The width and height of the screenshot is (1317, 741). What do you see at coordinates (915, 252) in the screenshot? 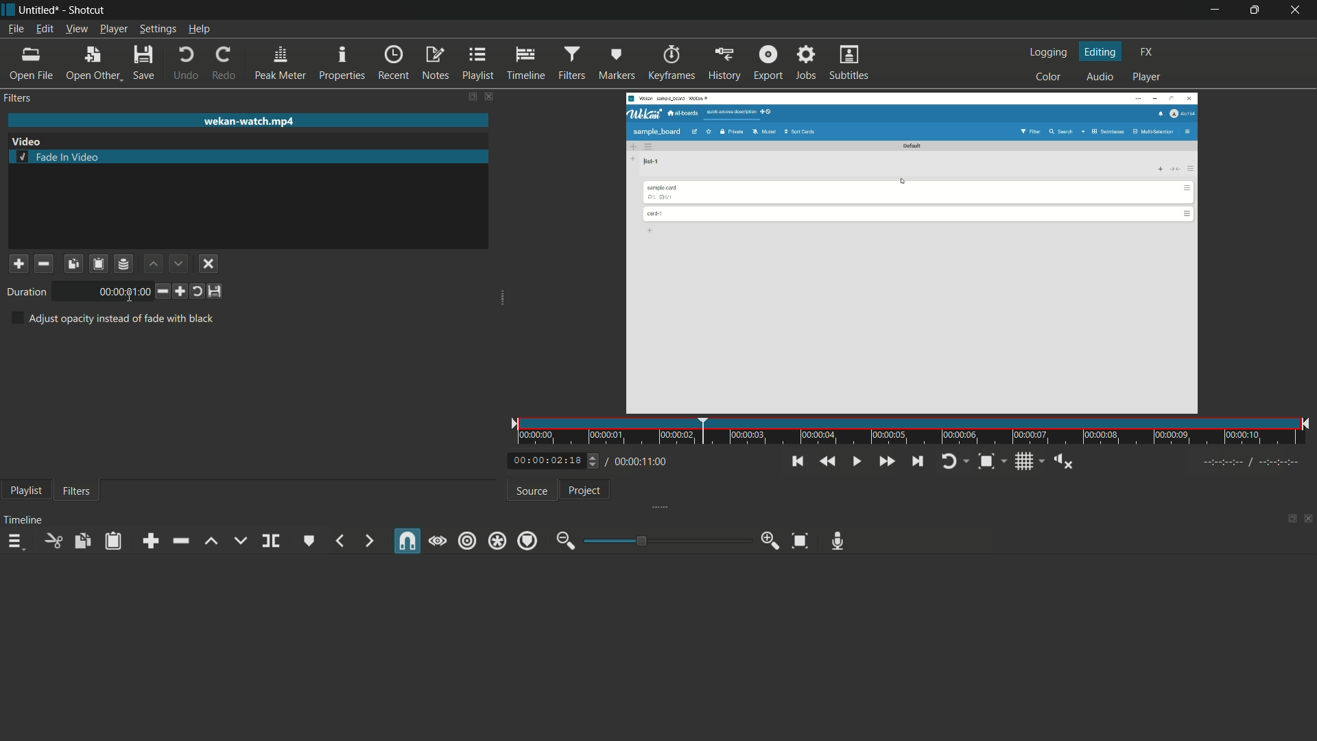
I see `imported video` at bounding box center [915, 252].